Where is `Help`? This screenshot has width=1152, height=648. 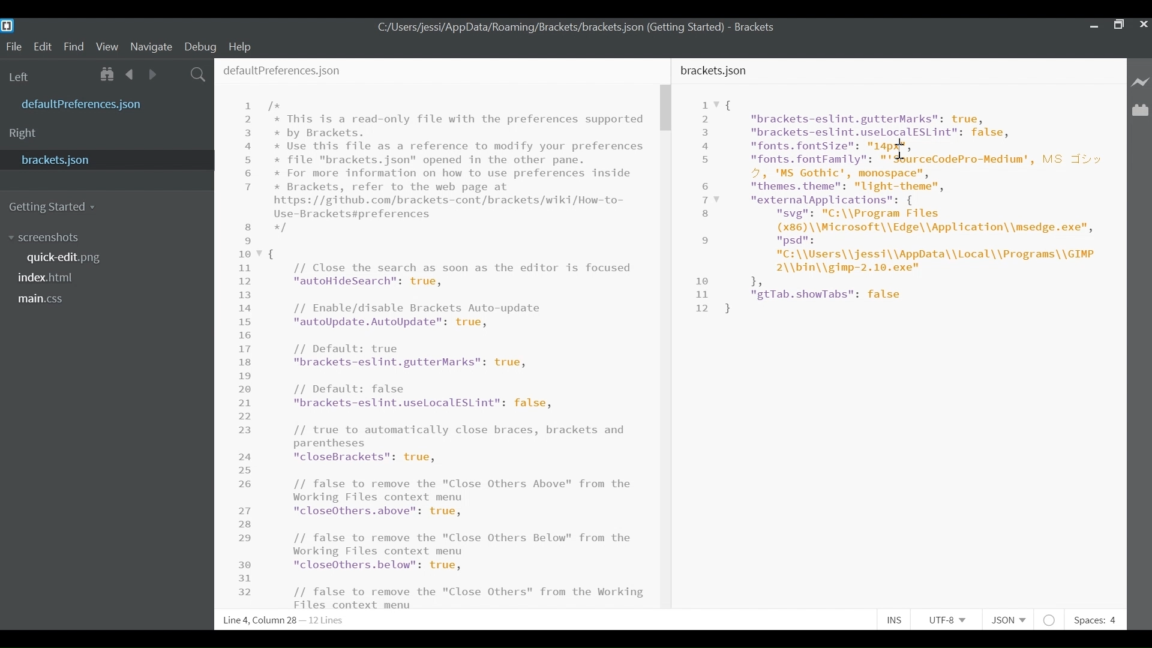
Help is located at coordinates (239, 46).